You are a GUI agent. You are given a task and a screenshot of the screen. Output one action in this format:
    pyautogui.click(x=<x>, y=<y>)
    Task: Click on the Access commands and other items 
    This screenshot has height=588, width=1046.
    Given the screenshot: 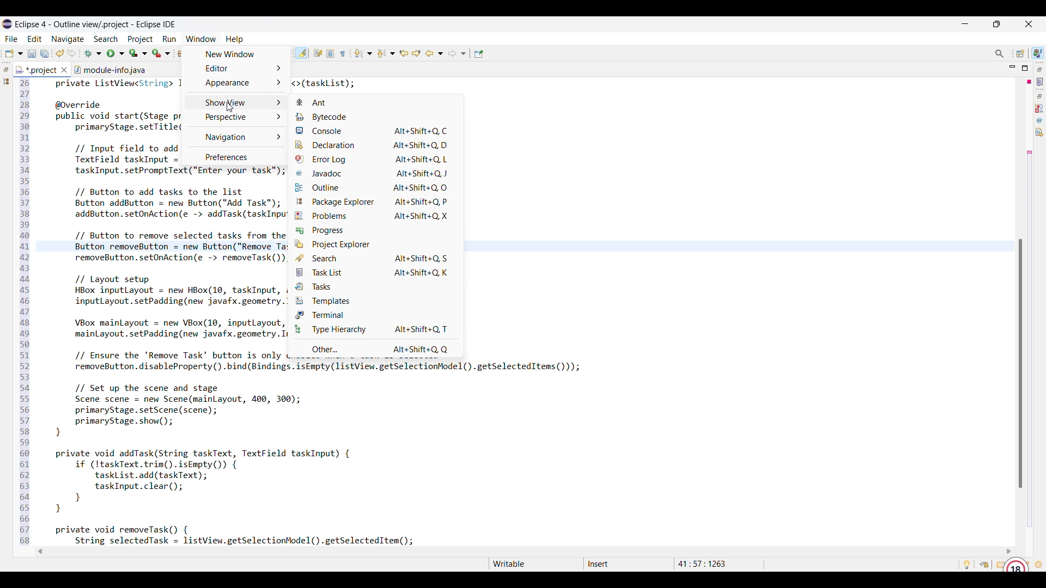 What is the action you would take?
    pyautogui.click(x=1000, y=54)
    